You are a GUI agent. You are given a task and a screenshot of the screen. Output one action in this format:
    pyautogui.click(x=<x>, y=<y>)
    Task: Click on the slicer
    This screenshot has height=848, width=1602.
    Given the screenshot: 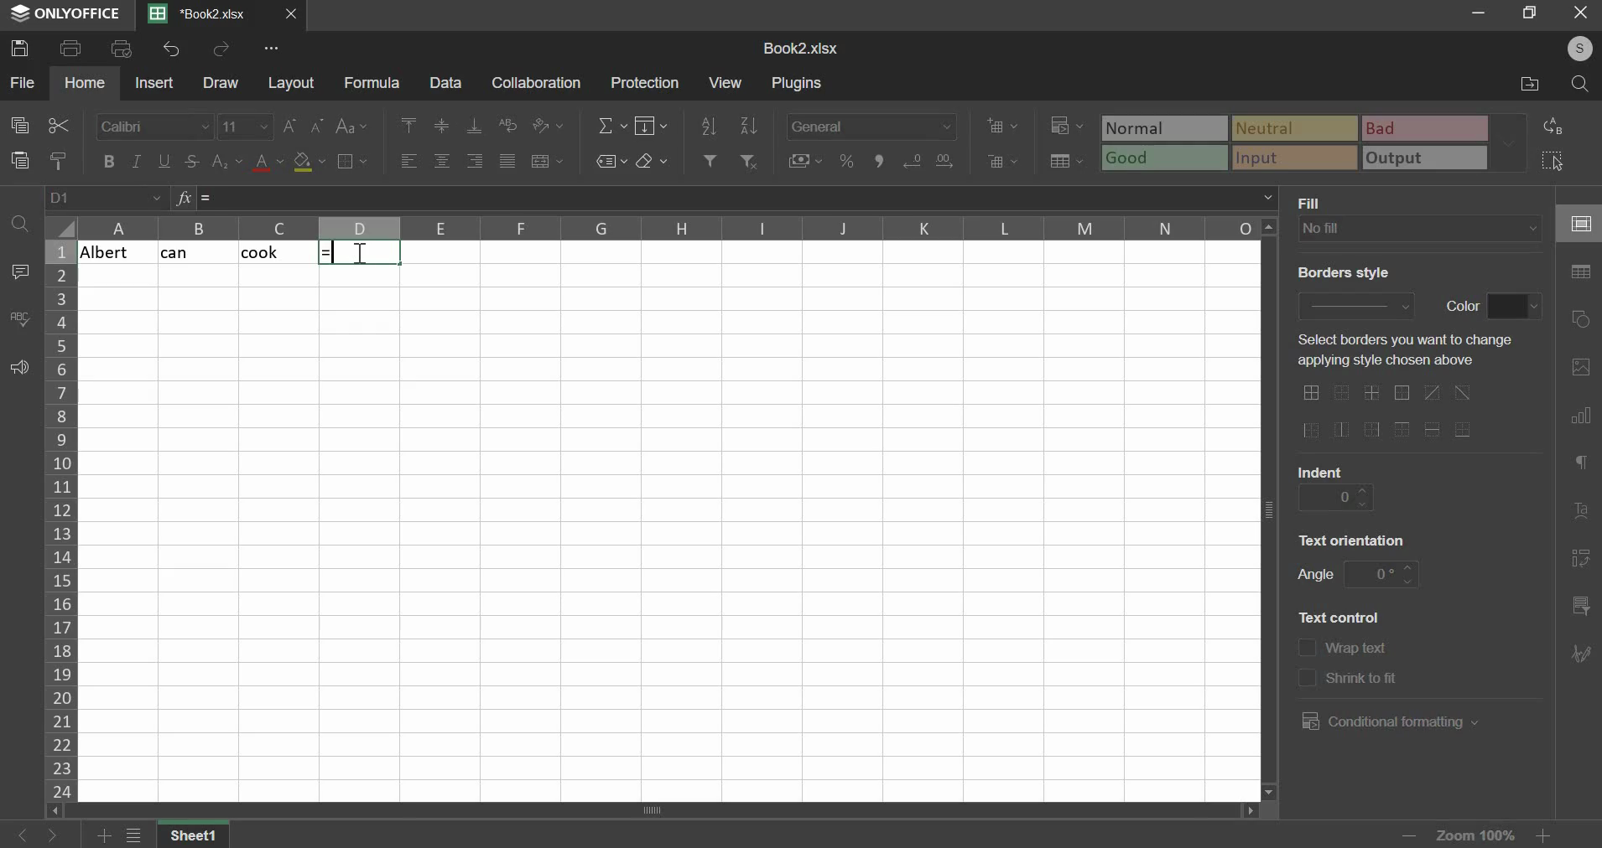 What is the action you would take?
    pyautogui.click(x=1579, y=608)
    